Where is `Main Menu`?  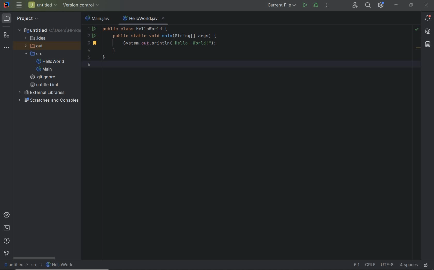 Main Menu is located at coordinates (19, 5).